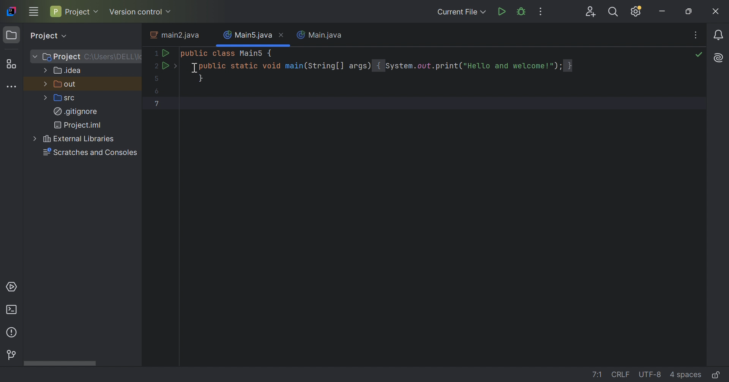 This screenshot has height=382, width=729. What do you see at coordinates (462, 13) in the screenshot?
I see `Current File` at bounding box center [462, 13].